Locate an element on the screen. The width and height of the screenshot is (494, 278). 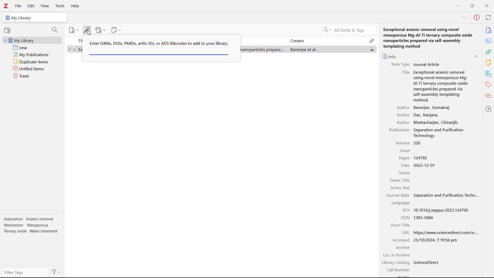
25/10/2024, 7:19:36 pm is located at coordinates (436, 240).